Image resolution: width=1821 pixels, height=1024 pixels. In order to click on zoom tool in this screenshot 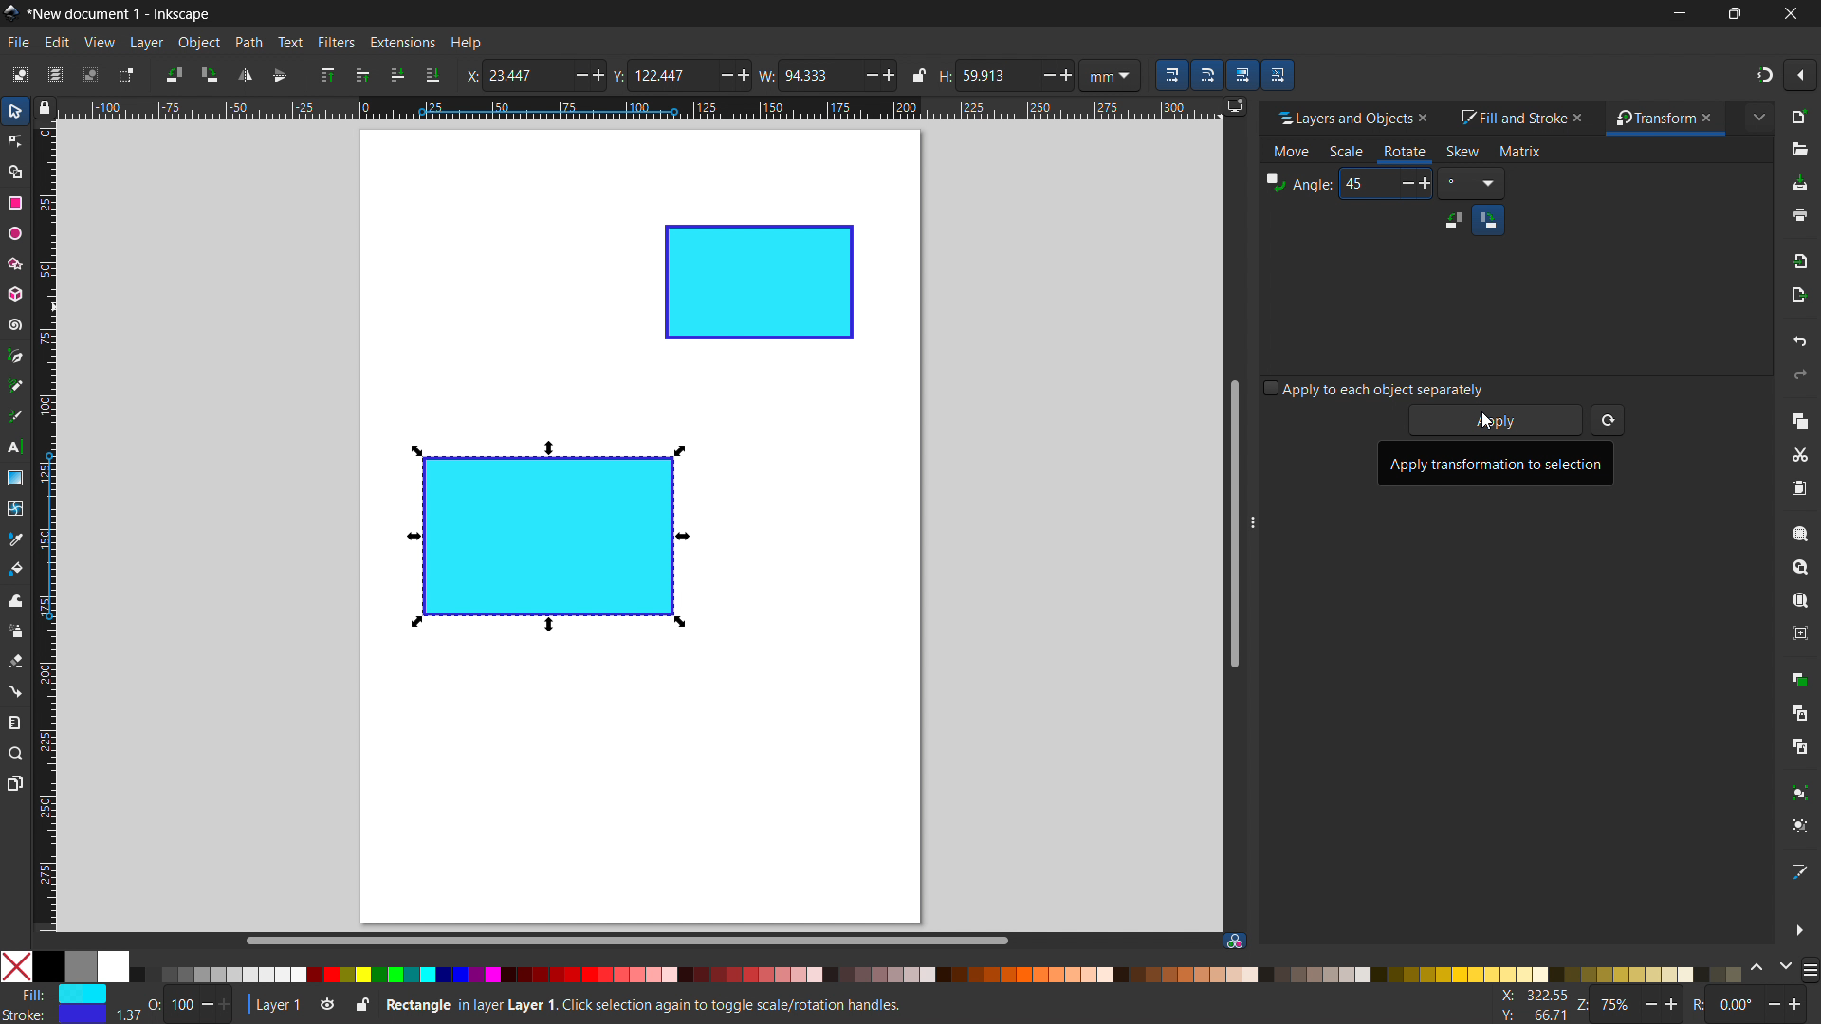, I will do `click(16, 752)`.